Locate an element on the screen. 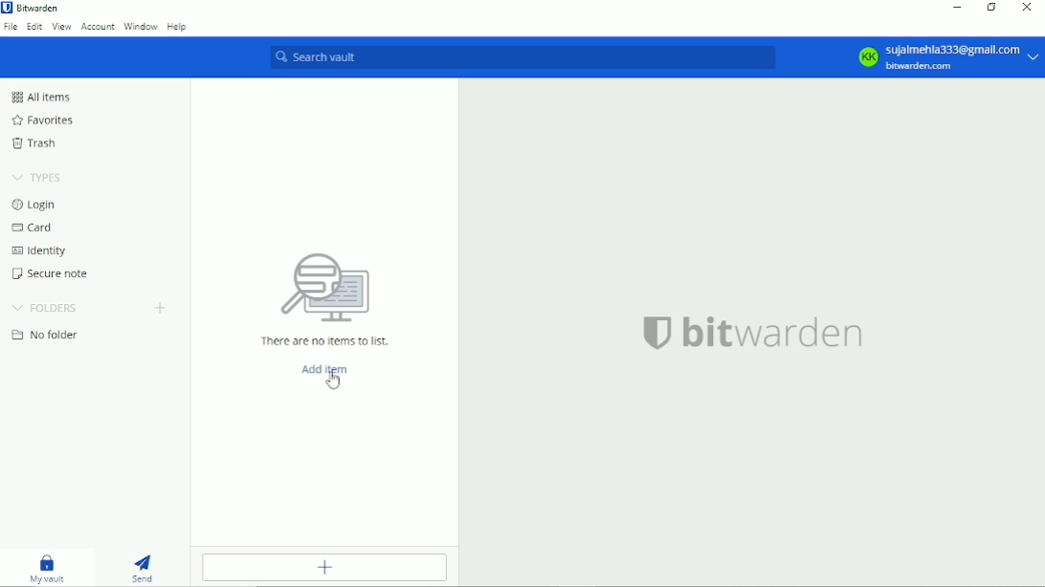 The image size is (1045, 587). All items is located at coordinates (43, 97).